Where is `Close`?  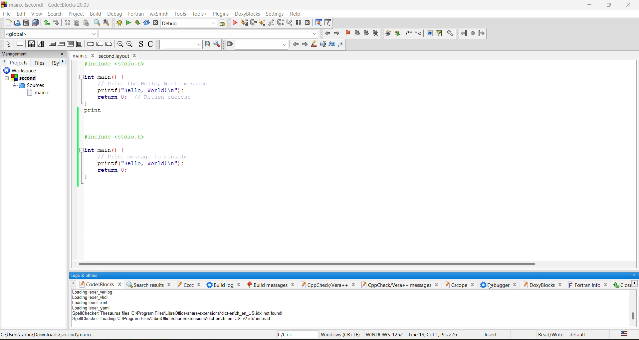 Close is located at coordinates (623, 285).